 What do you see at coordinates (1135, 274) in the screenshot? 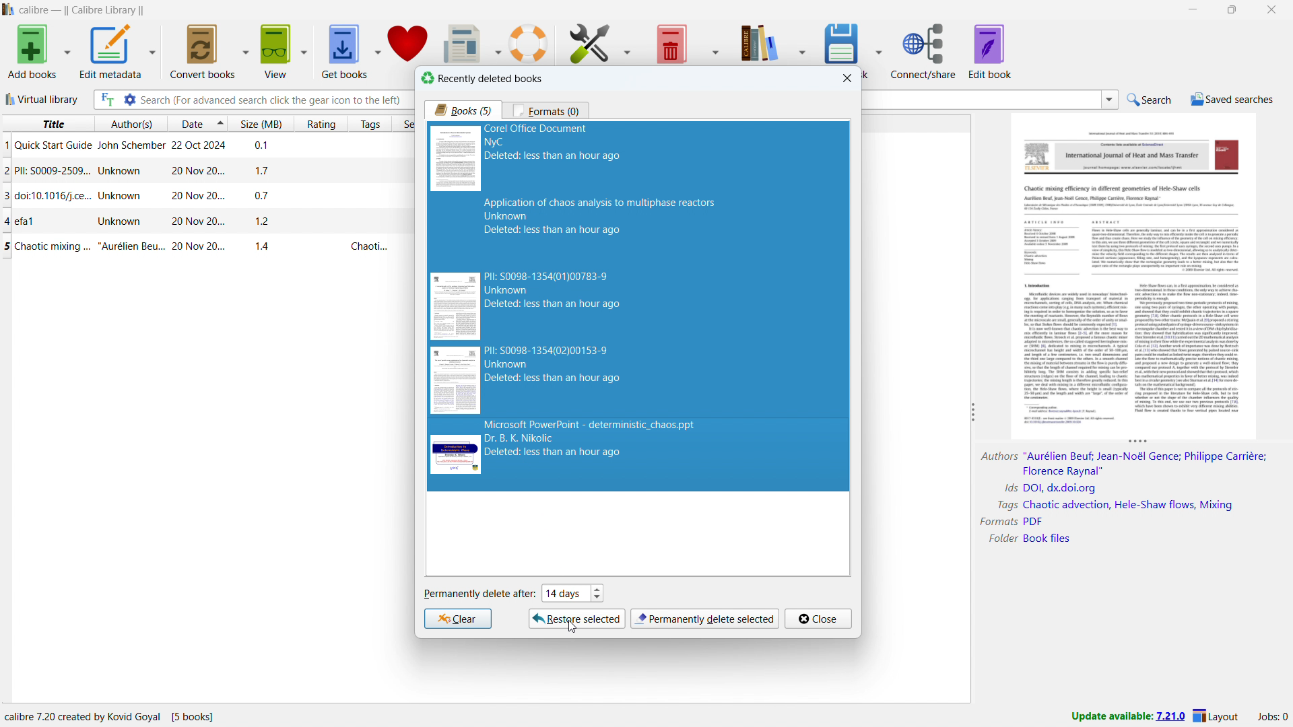
I see `double click to open book details window` at bounding box center [1135, 274].